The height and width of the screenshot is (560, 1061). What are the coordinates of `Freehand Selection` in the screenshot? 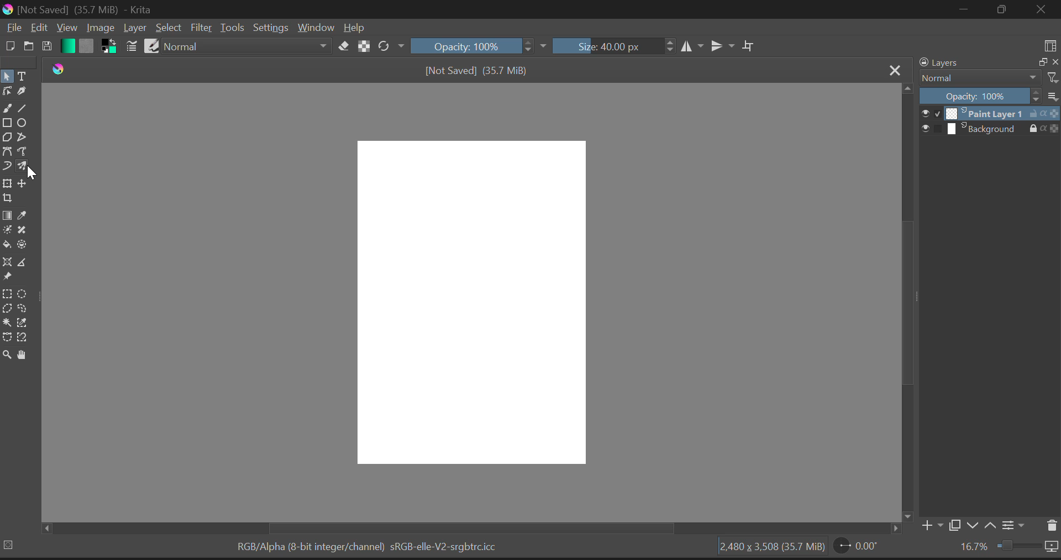 It's located at (27, 309).